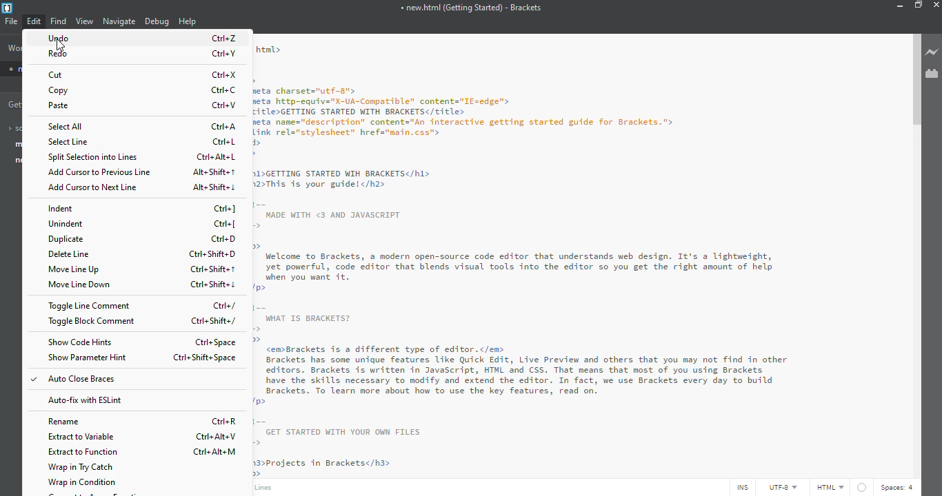 The height and width of the screenshot is (496, 942). What do you see at coordinates (783, 488) in the screenshot?
I see `utf-8` at bounding box center [783, 488].